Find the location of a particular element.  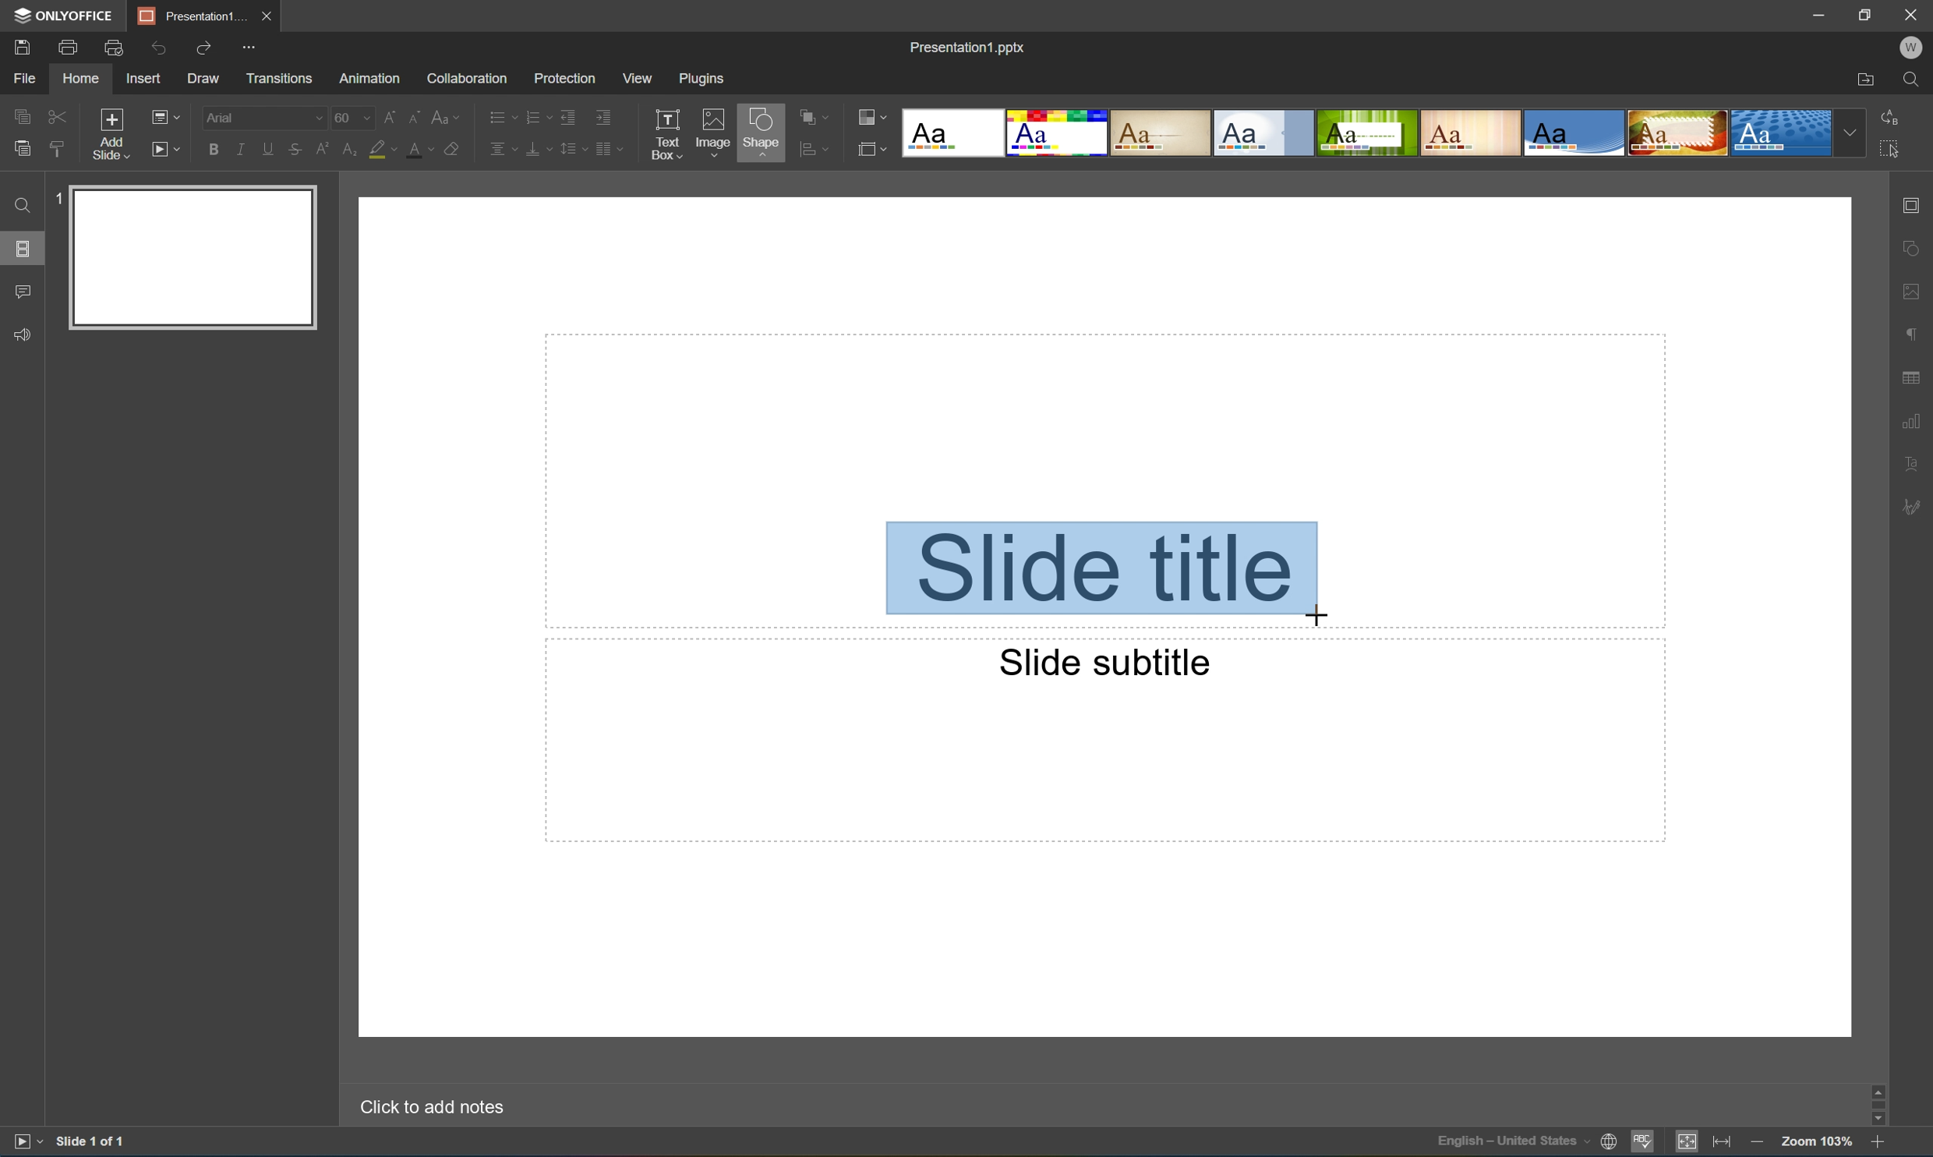

Paste is located at coordinates (22, 150).